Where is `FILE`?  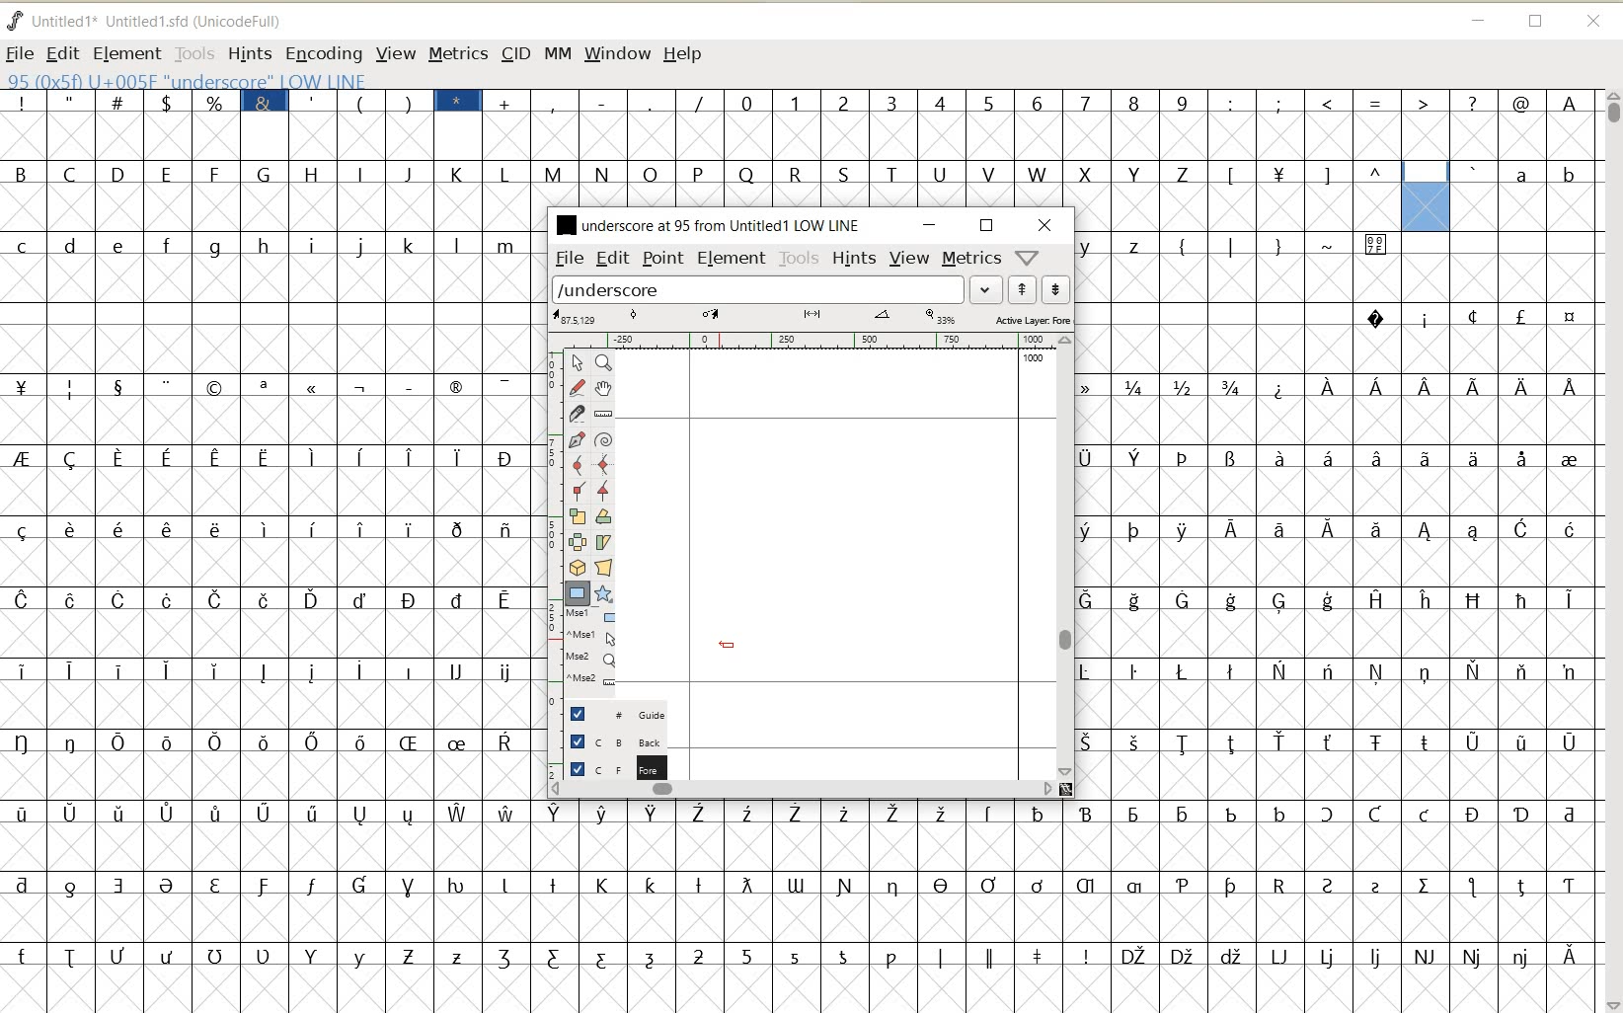
FILE is located at coordinates (568, 259).